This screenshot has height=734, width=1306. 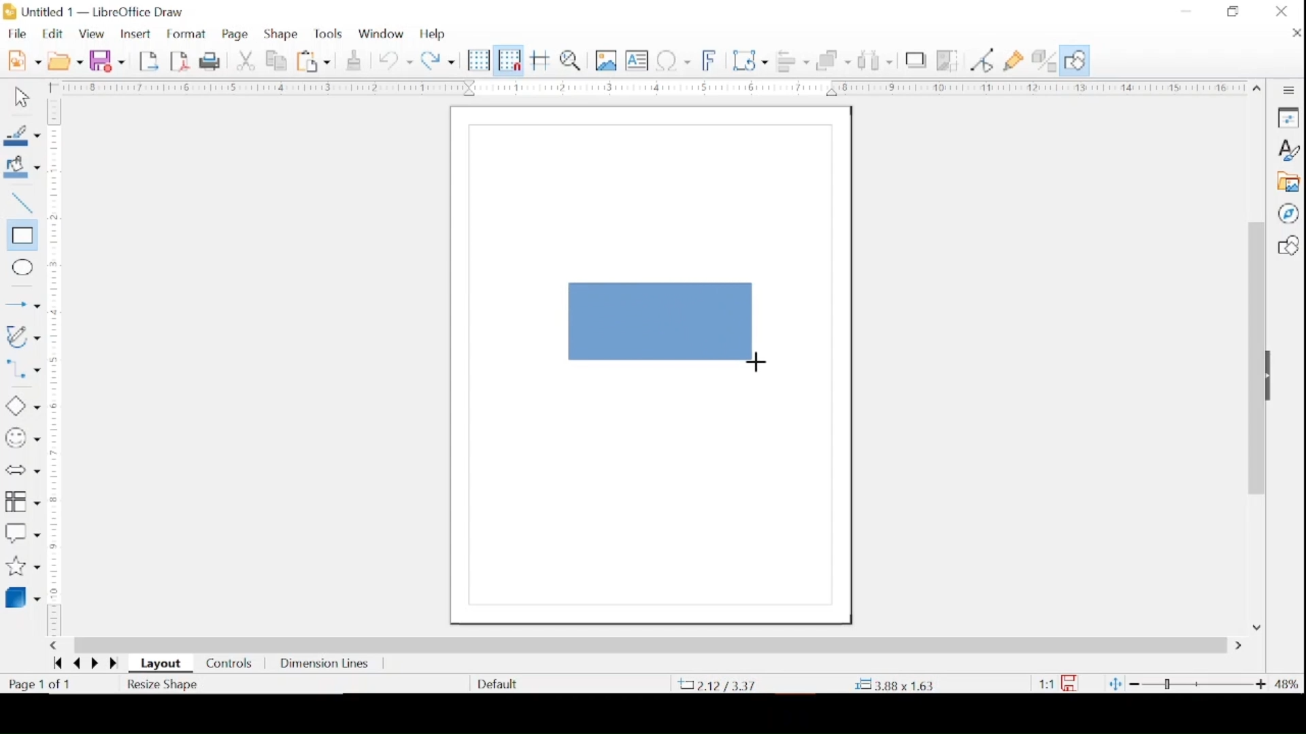 I want to click on previous, so click(x=75, y=664).